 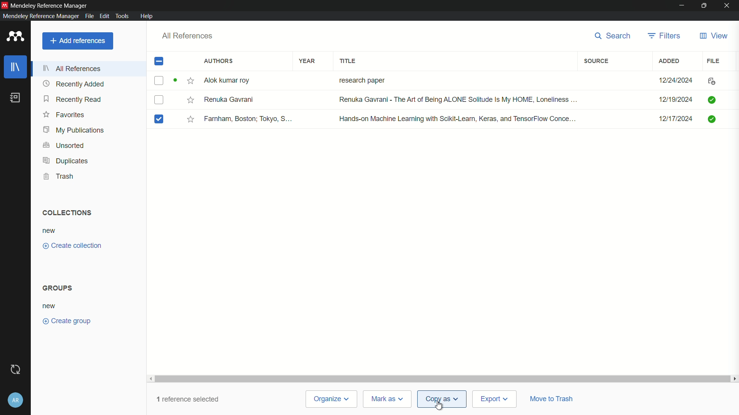 What do you see at coordinates (231, 101) in the screenshot?
I see `Renuka Gavrani` at bounding box center [231, 101].